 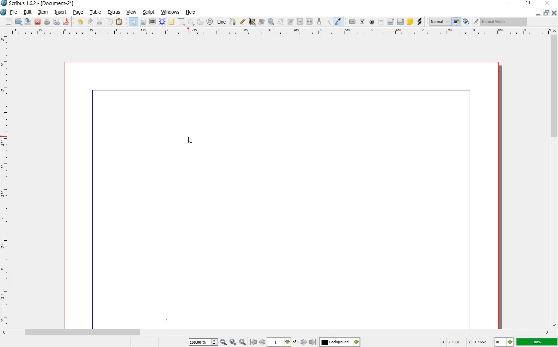 I want to click on MINIMIZE, so click(x=539, y=13).